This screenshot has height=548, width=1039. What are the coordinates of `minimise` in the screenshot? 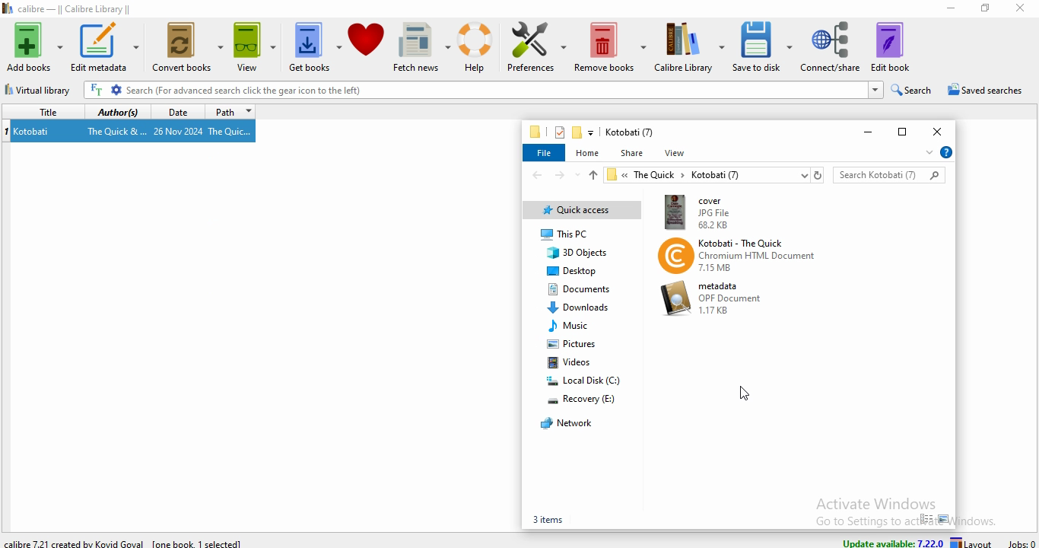 It's located at (863, 133).